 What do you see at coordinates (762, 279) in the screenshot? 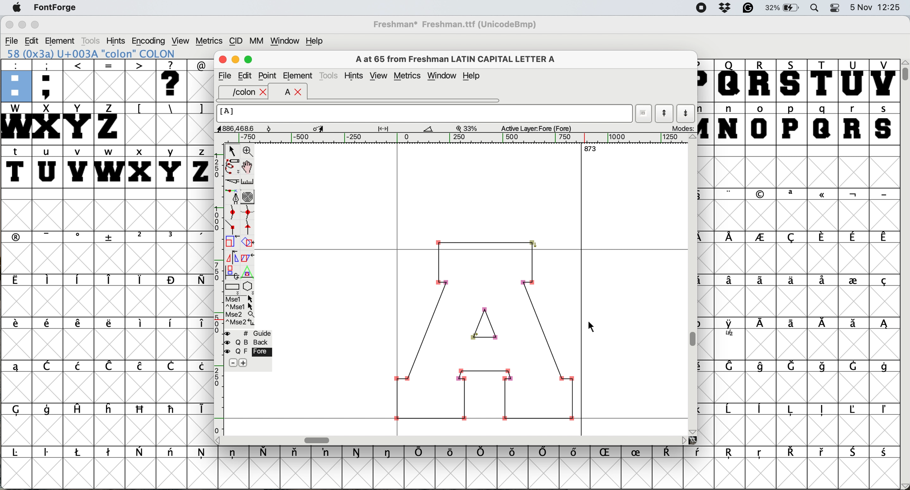
I see `symbol` at bounding box center [762, 279].